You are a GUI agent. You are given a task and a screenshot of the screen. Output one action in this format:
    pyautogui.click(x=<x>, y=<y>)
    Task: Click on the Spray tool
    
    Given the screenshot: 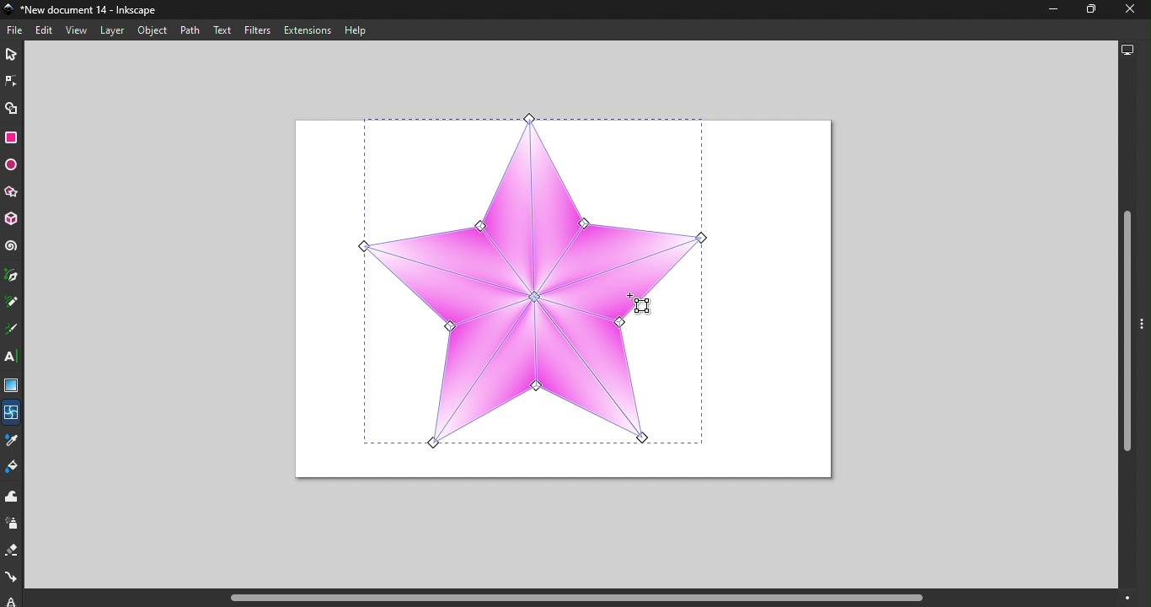 What is the action you would take?
    pyautogui.click(x=13, y=524)
    